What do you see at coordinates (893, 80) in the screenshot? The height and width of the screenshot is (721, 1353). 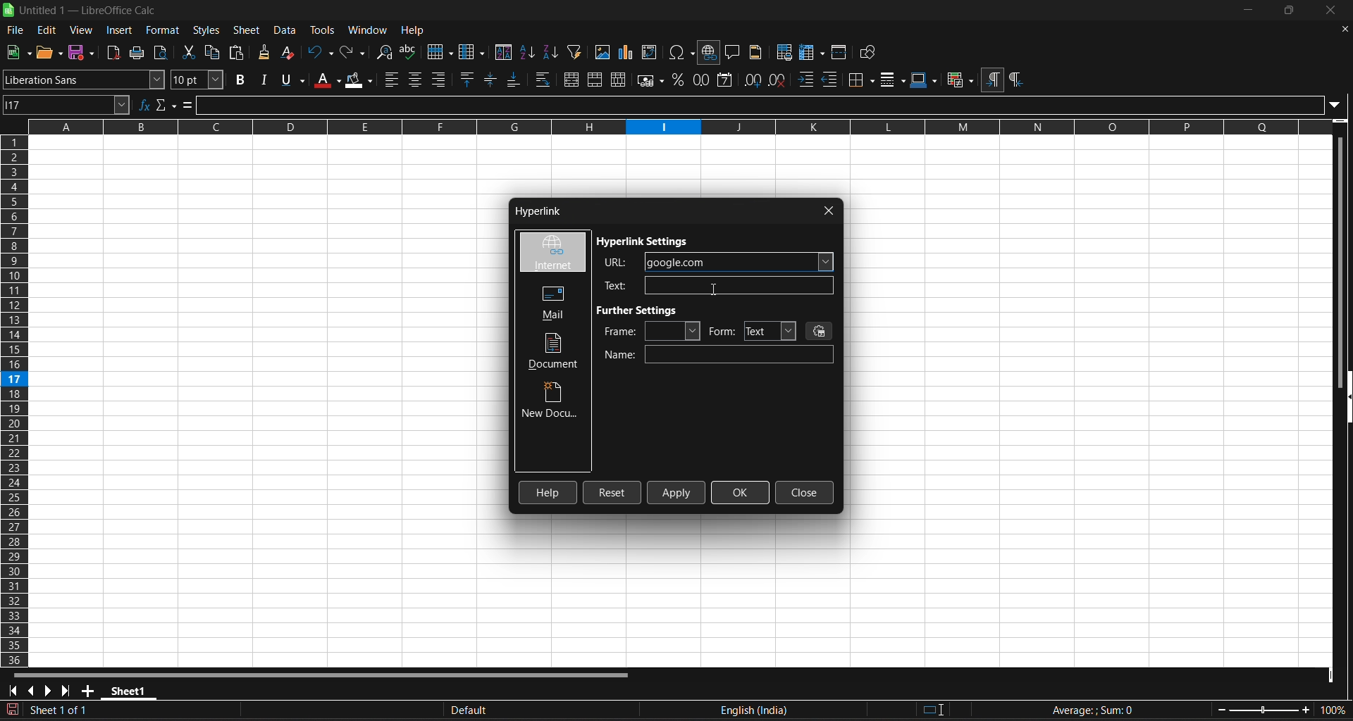 I see `border styles` at bounding box center [893, 80].